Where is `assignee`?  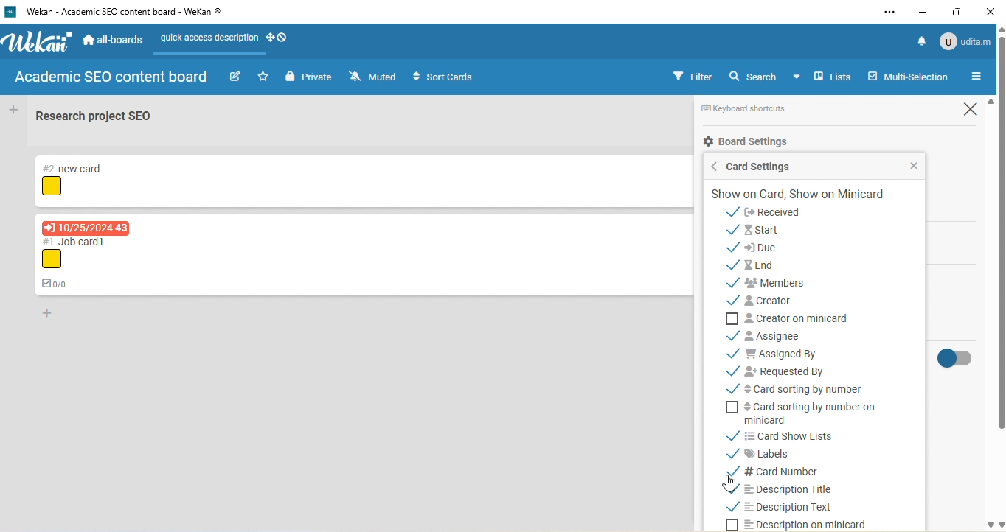
assignee is located at coordinates (774, 335).